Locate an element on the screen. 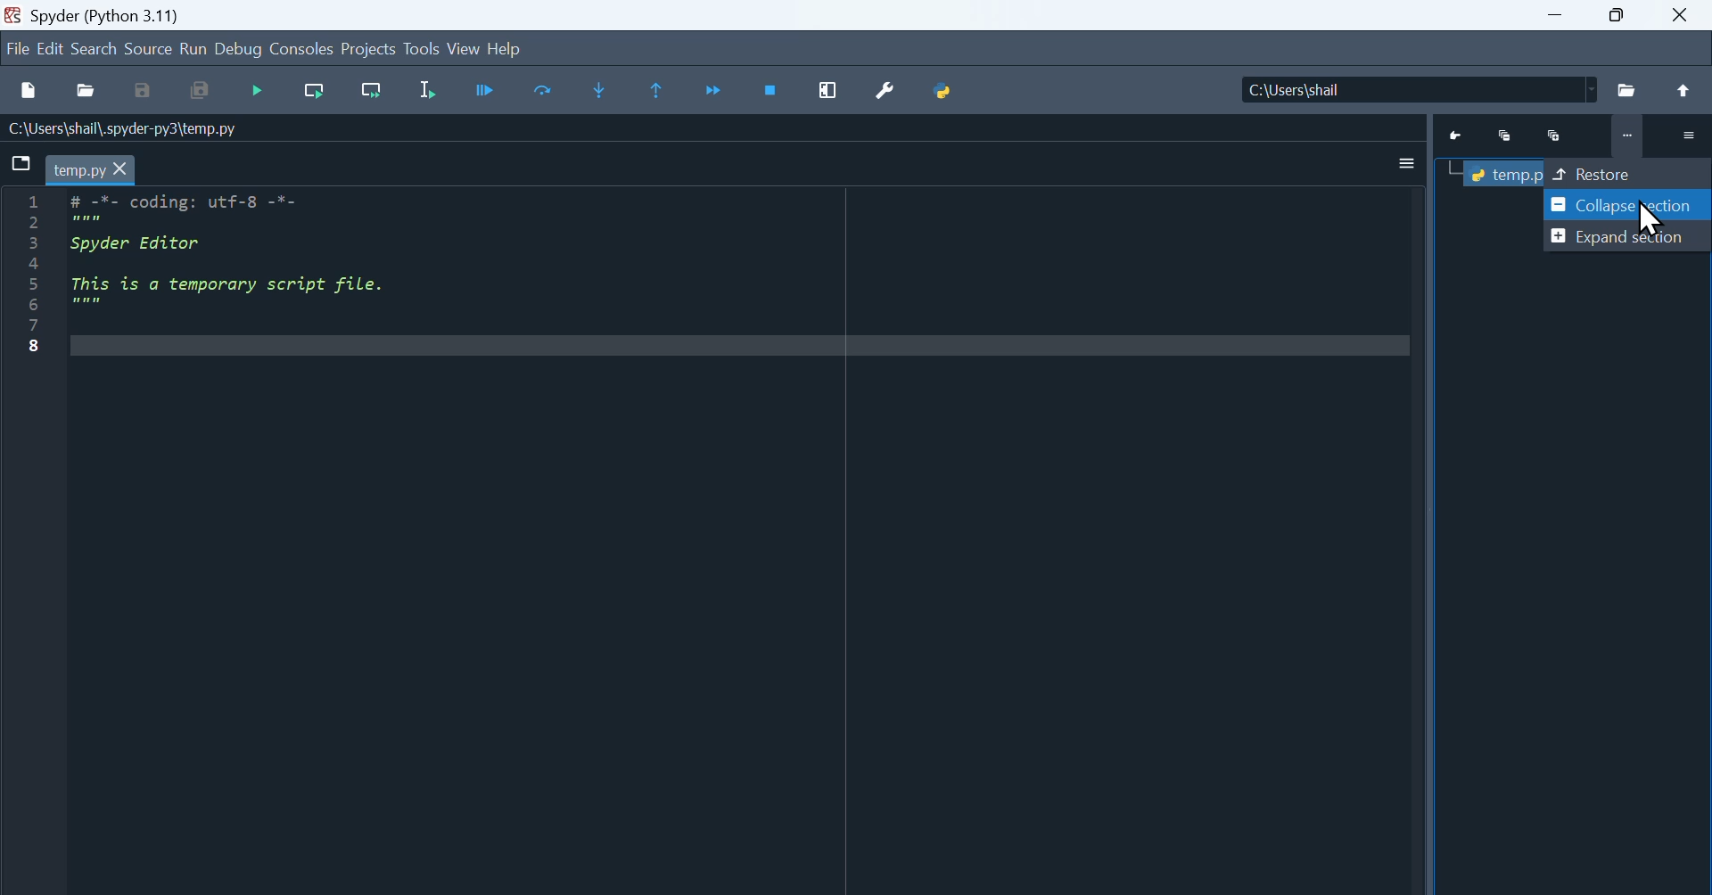  Continue execution until next breakpoint is located at coordinates (716, 93).